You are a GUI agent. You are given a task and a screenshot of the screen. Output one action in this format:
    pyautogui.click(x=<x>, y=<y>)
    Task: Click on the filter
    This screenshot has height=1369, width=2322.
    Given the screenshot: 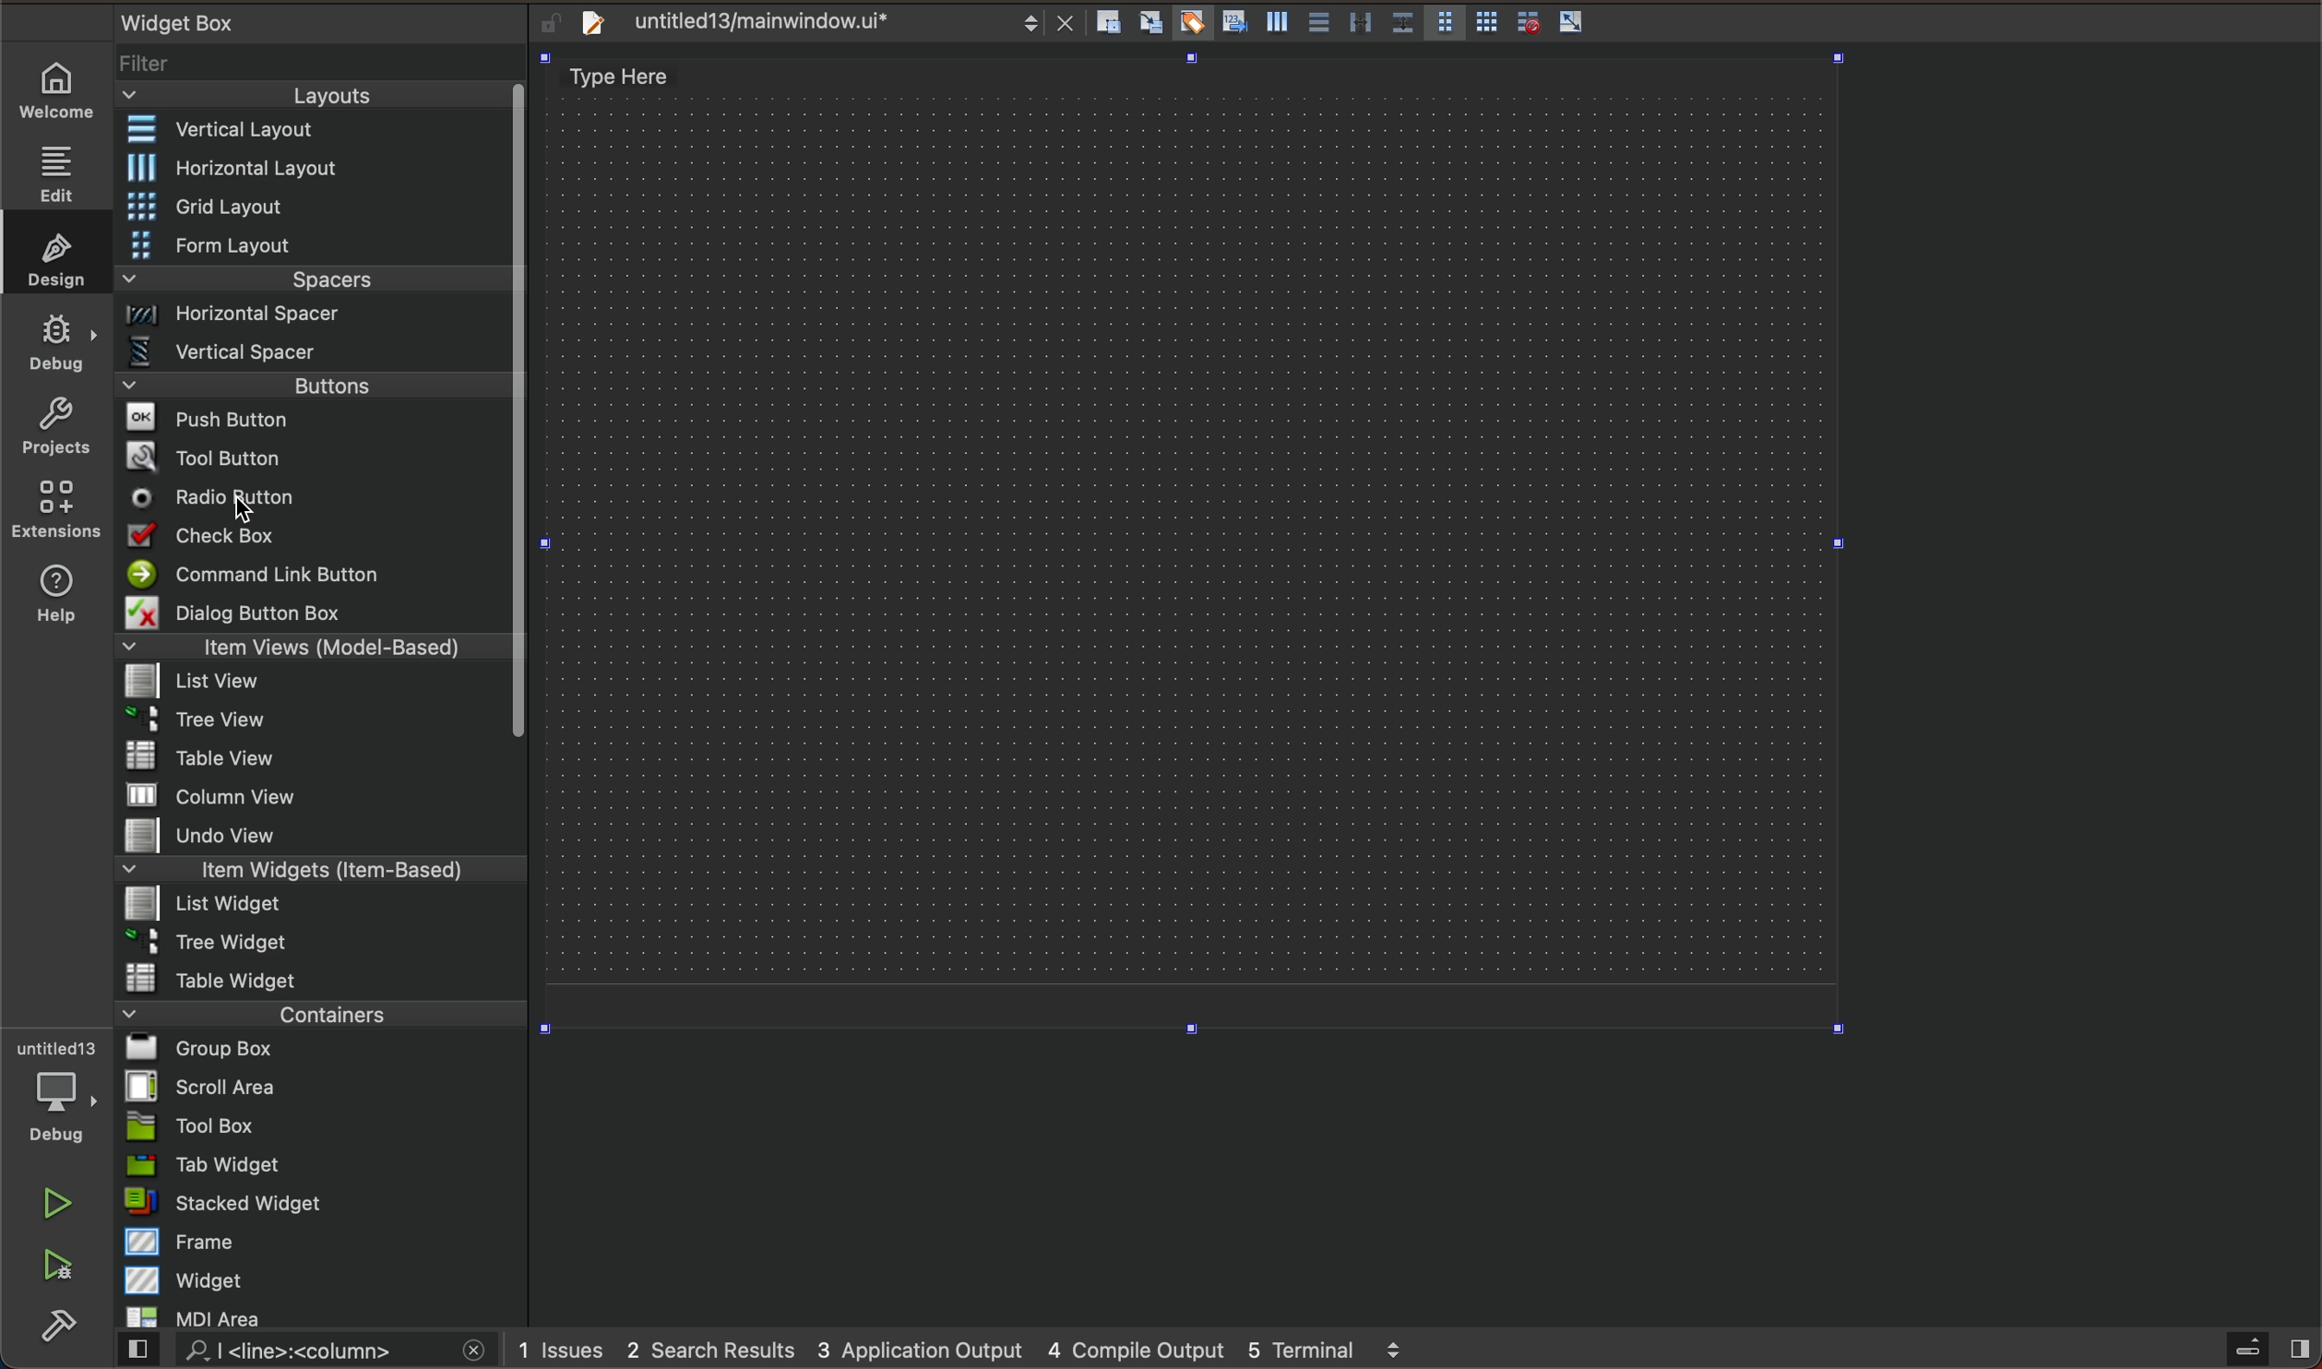 What is the action you would take?
    pyautogui.click(x=323, y=69)
    